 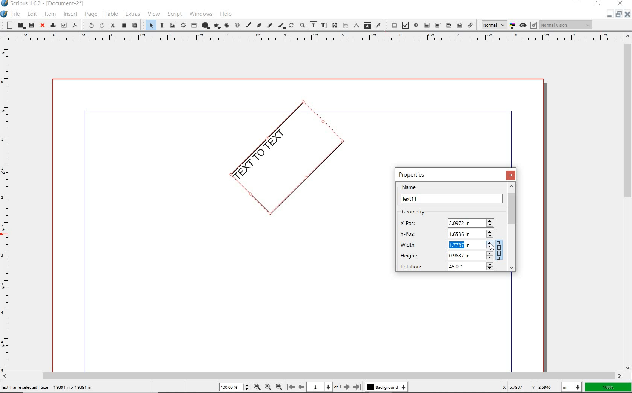 I want to click on pdf list box, so click(x=459, y=26).